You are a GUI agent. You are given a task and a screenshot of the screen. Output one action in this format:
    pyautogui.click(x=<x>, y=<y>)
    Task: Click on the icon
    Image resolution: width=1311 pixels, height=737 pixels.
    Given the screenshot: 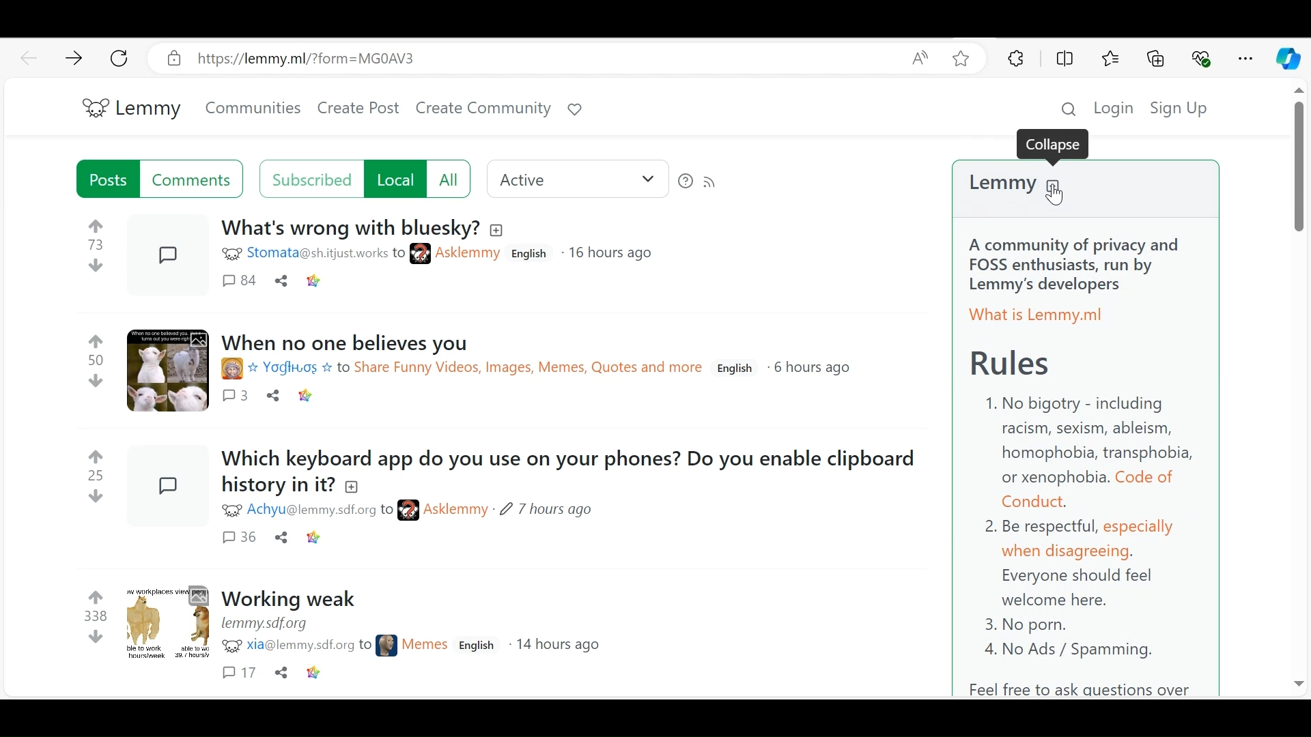 What is the action you would take?
    pyautogui.click(x=408, y=511)
    